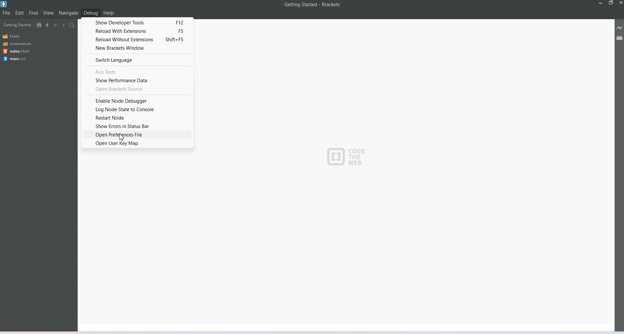 This screenshot has height=334, width=624. What do you see at coordinates (138, 71) in the screenshot?
I see `Run tests` at bounding box center [138, 71].